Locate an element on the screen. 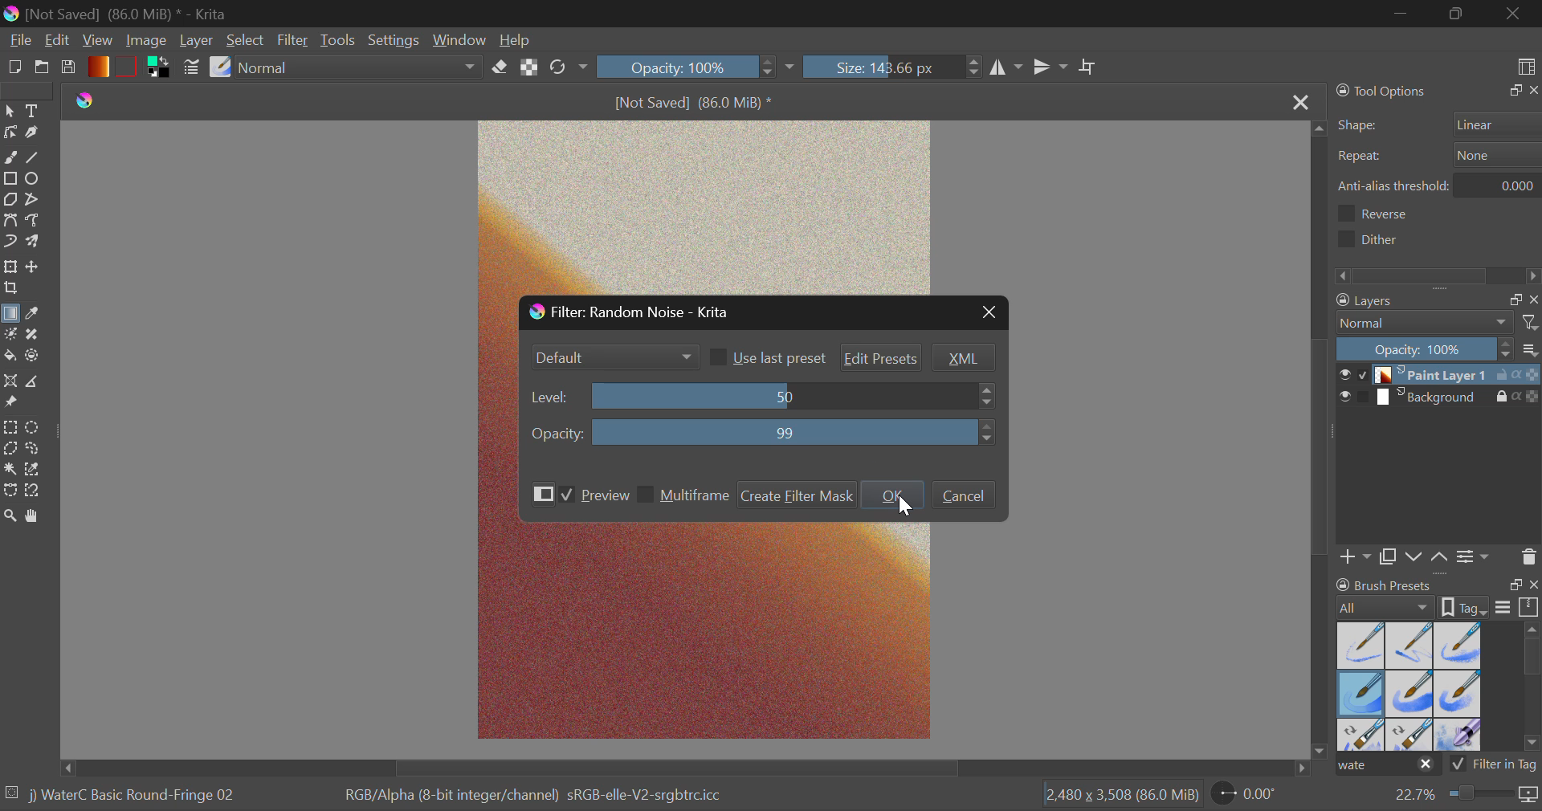  anti-alias threshold  is located at coordinates (1503, 183).